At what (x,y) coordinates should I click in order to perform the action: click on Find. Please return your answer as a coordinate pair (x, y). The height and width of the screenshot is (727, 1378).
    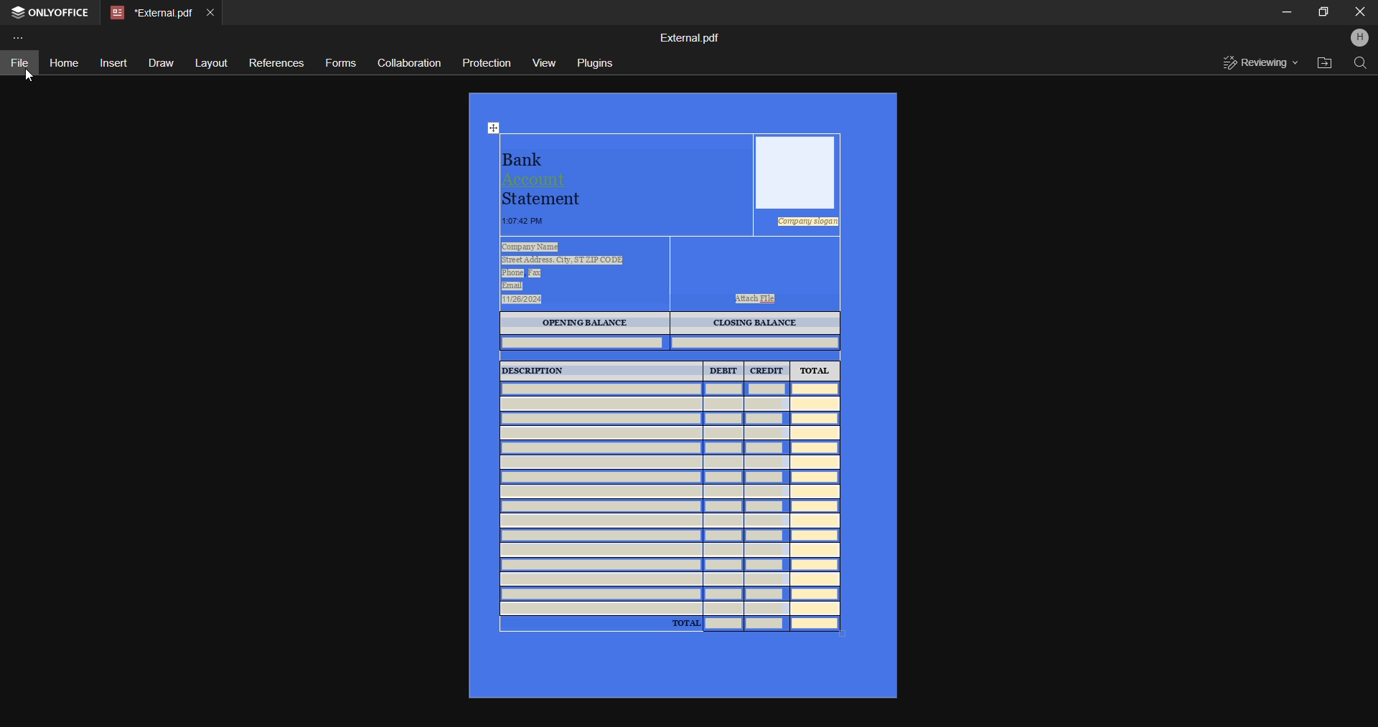
    Looking at the image, I should click on (1361, 65).